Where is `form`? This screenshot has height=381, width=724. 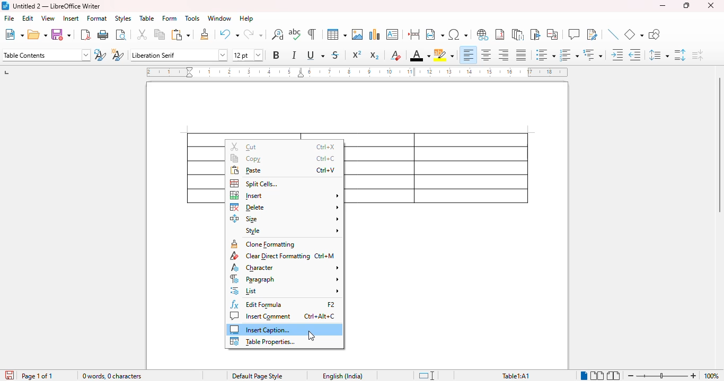
form is located at coordinates (169, 18).